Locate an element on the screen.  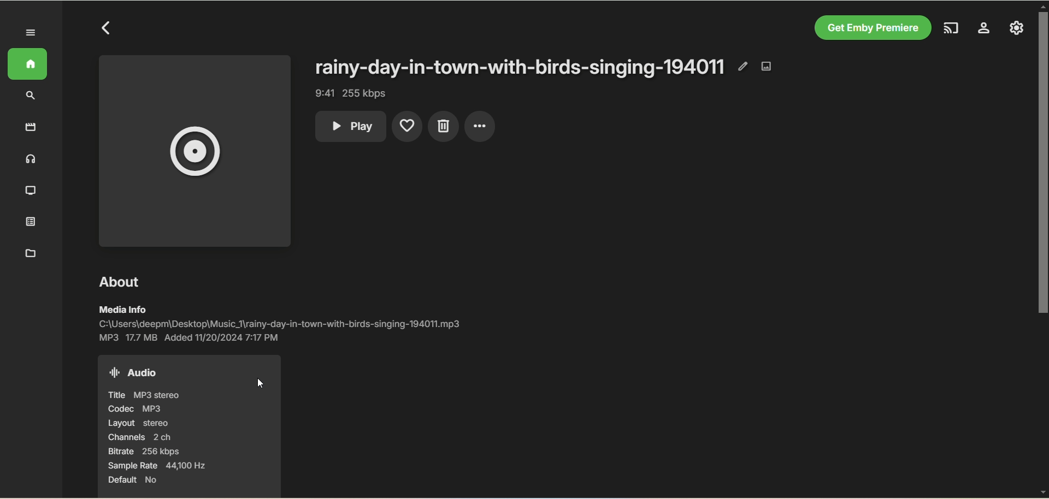
audio is located at coordinates (132, 372).